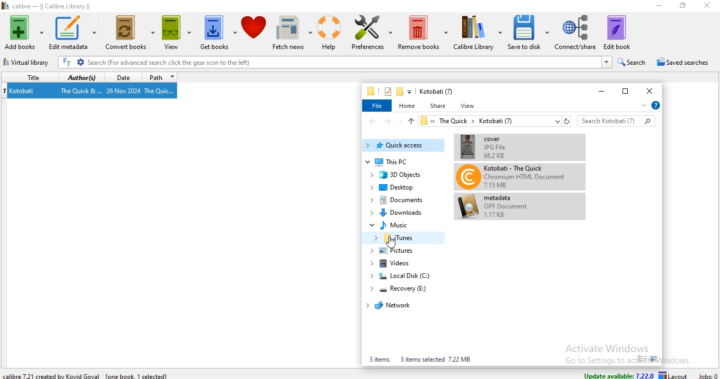 The image size is (720, 379). Describe the element at coordinates (160, 77) in the screenshot. I see `path` at that location.